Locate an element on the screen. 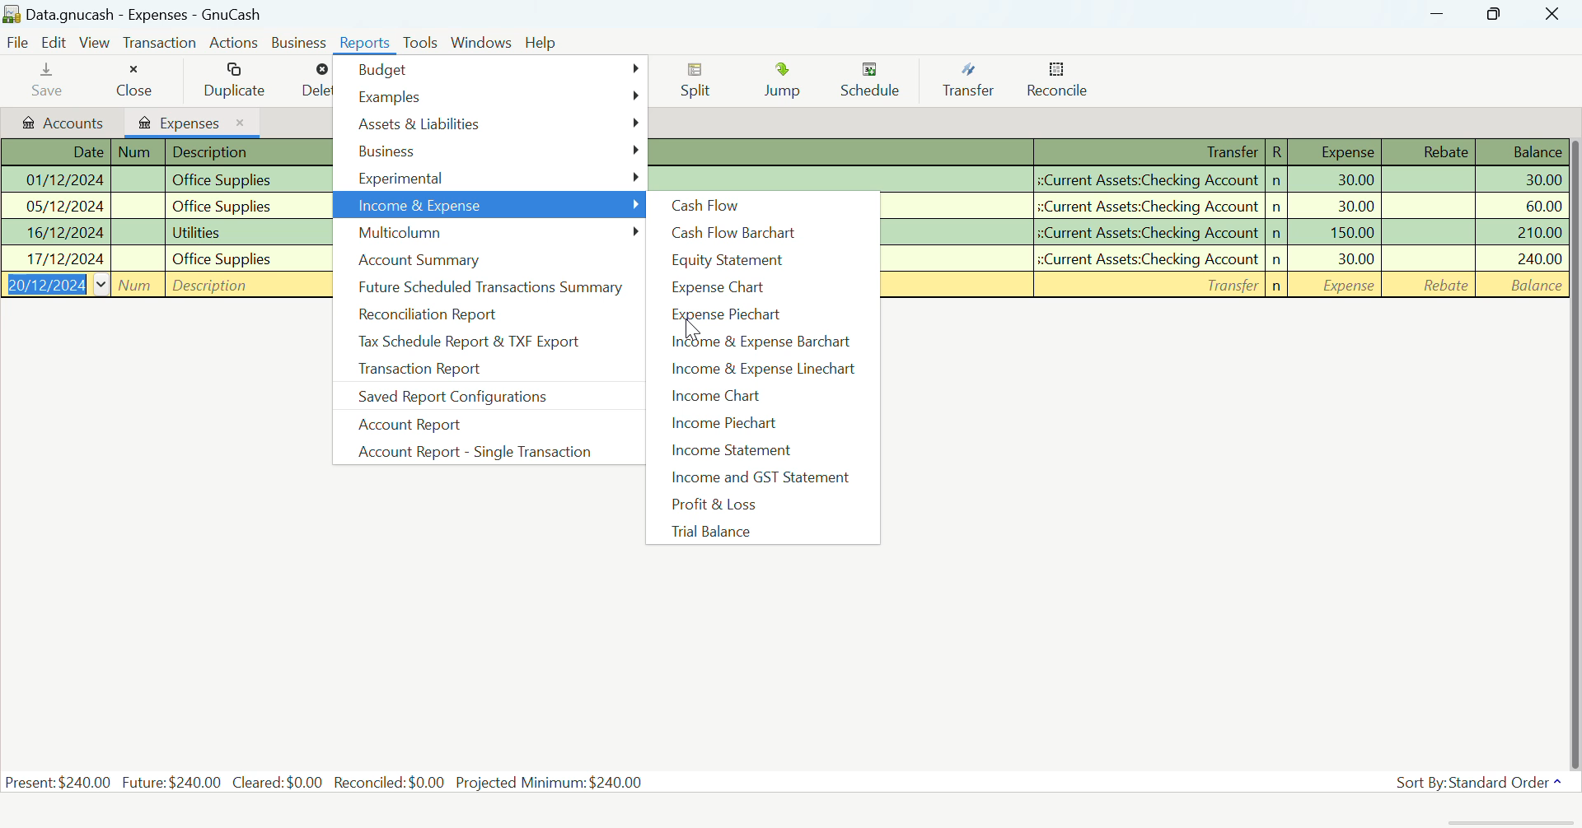 This screenshot has height=828, width=1582. Help is located at coordinates (542, 41).